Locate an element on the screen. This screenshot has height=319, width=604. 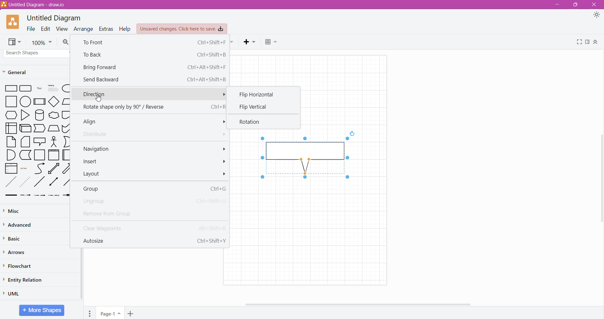
View is located at coordinates (62, 29).